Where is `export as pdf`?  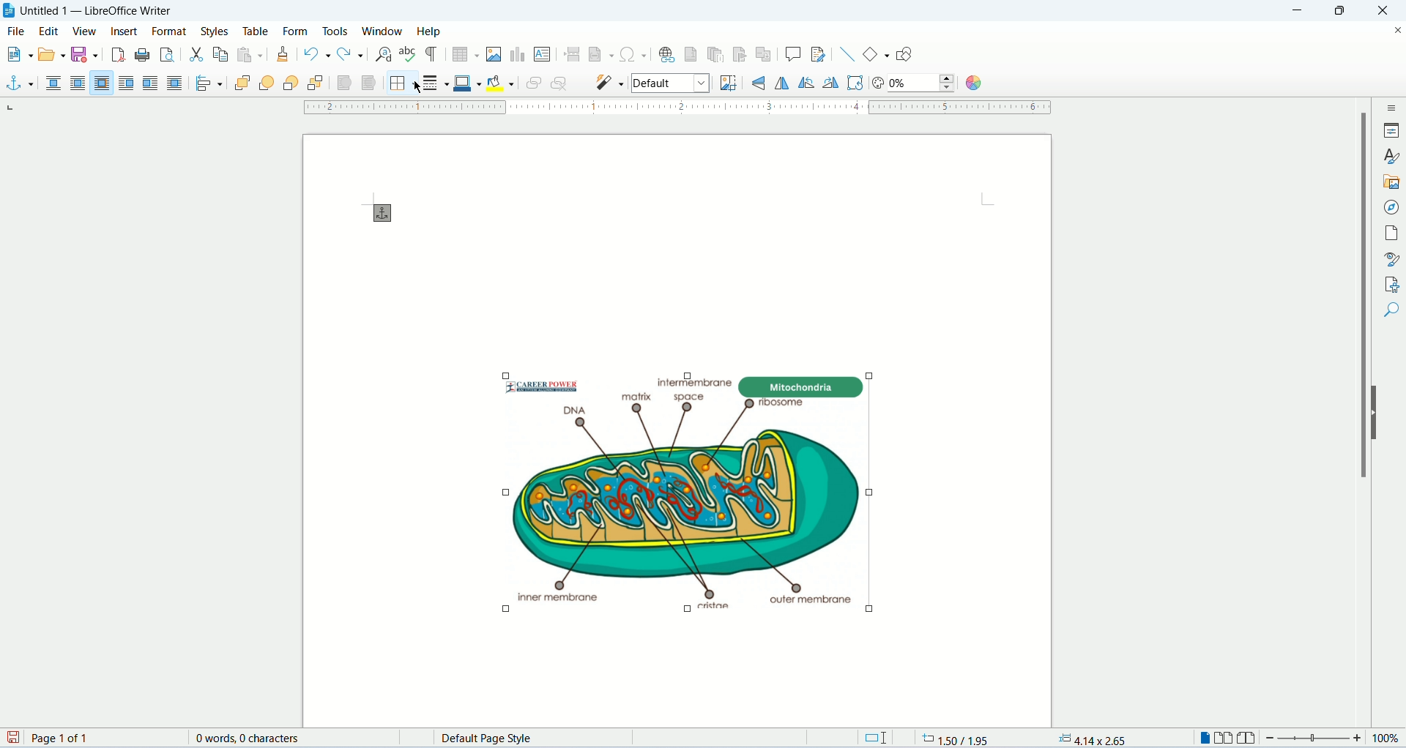 export as pdf is located at coordinates (118, 56).